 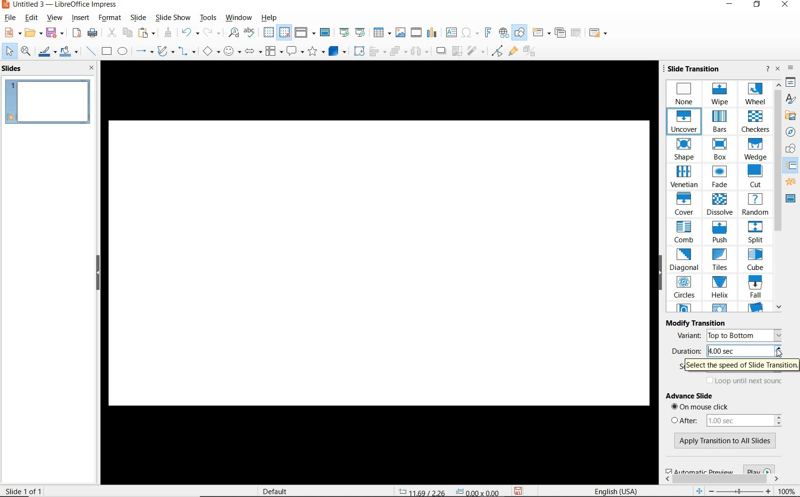 What do you see at coordinates (107, 51) in the screenshot?
I see `RECTANGLE` at bounding box center [107, 51].